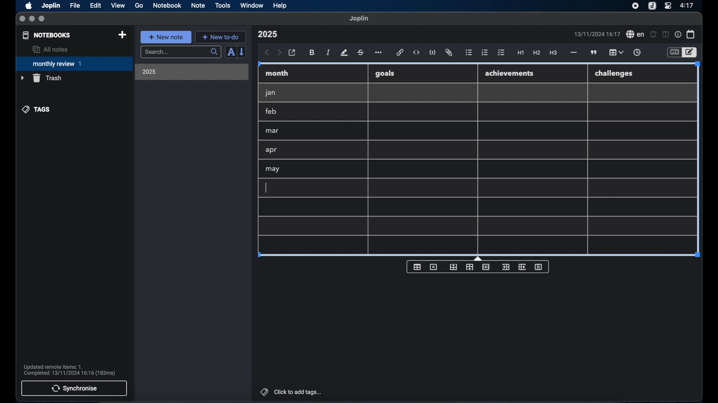  I want to click on text cursor, so click(266, 188).